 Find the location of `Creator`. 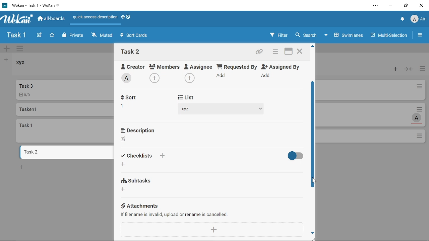

Creator is located at coordinates (123, 139).